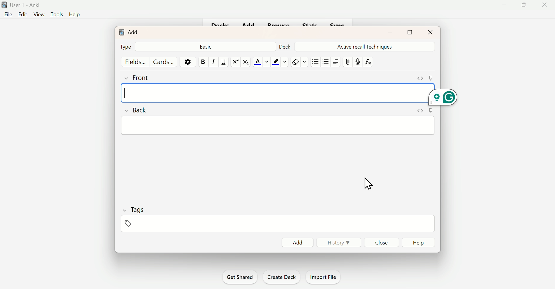 The width and height of the screenshot is (555, 289). I want to click on File, so click(8, 15).